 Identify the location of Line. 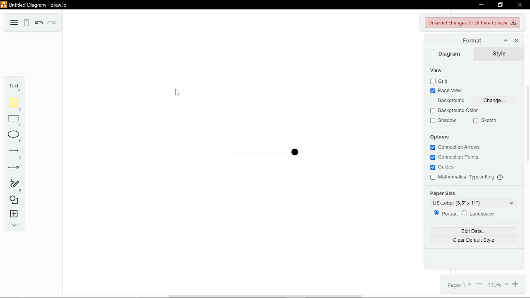
(14, 154).